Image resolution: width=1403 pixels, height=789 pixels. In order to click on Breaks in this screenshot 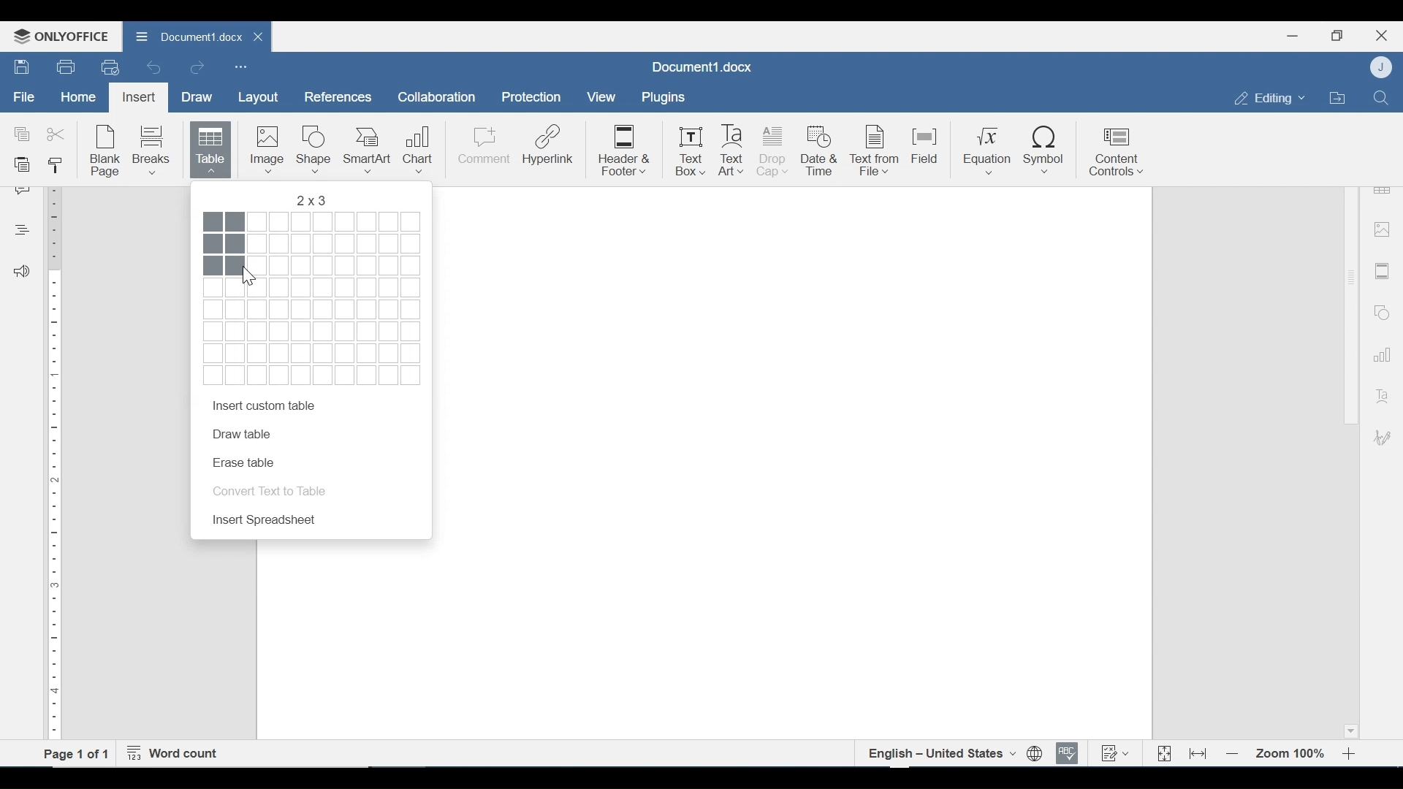, I will do `click(154, 150)`.